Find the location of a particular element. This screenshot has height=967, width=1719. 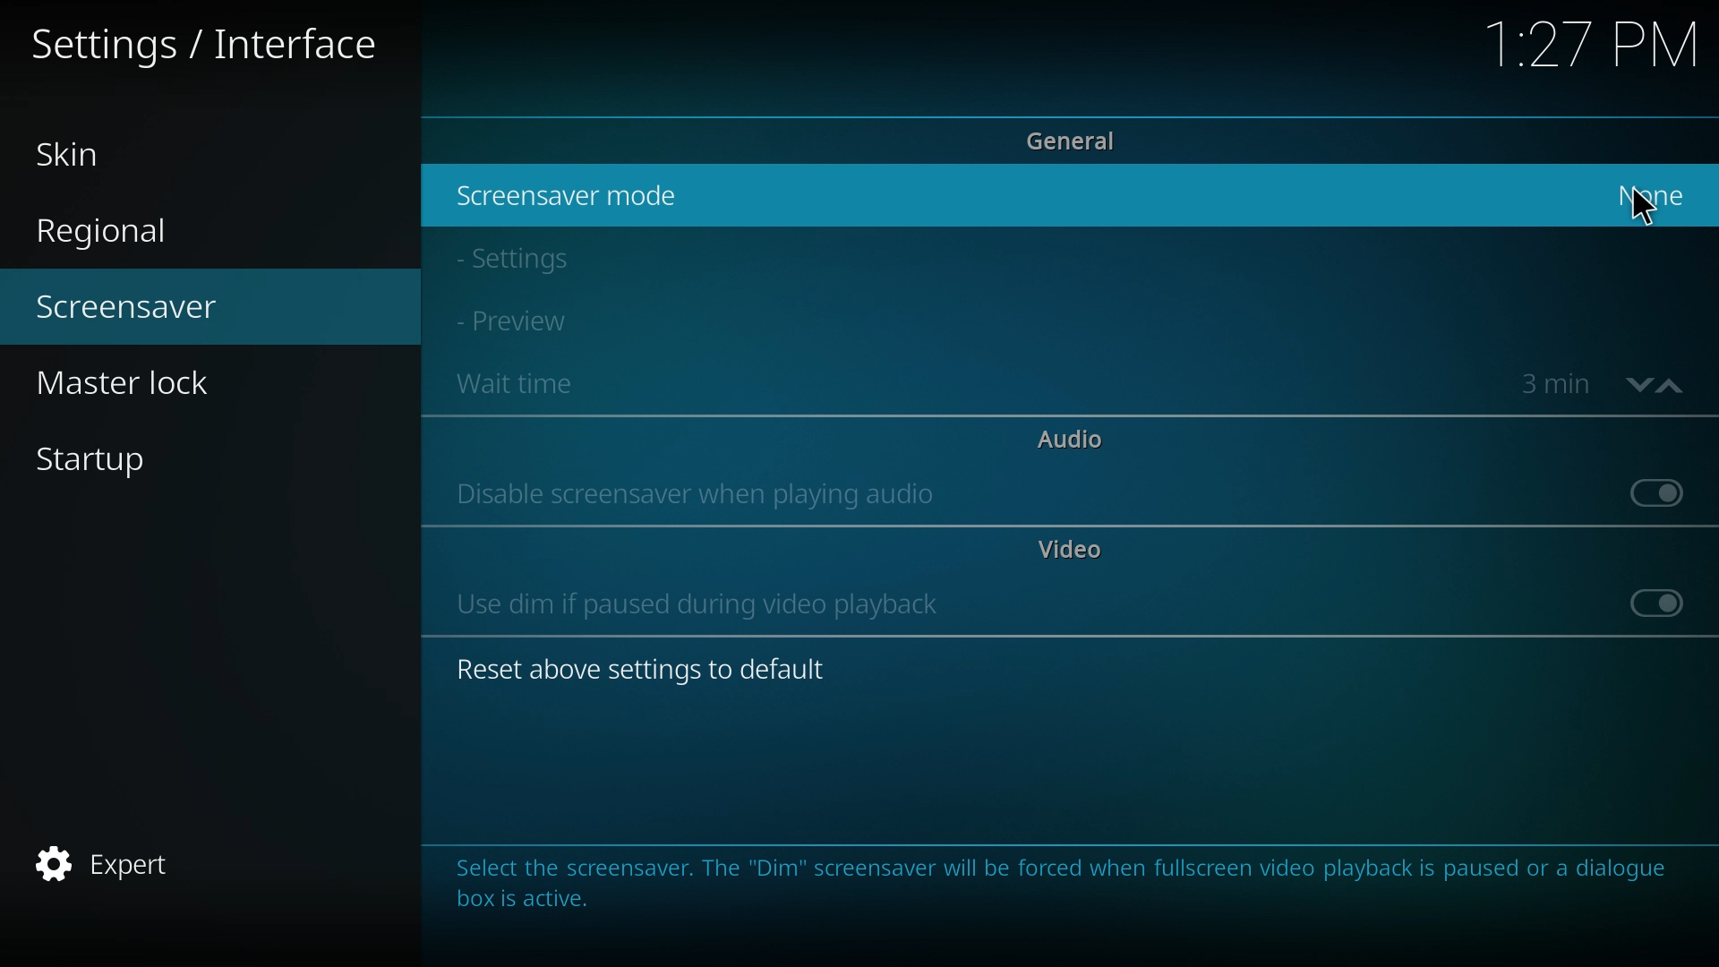

regional is located at coordinates (148, 226).